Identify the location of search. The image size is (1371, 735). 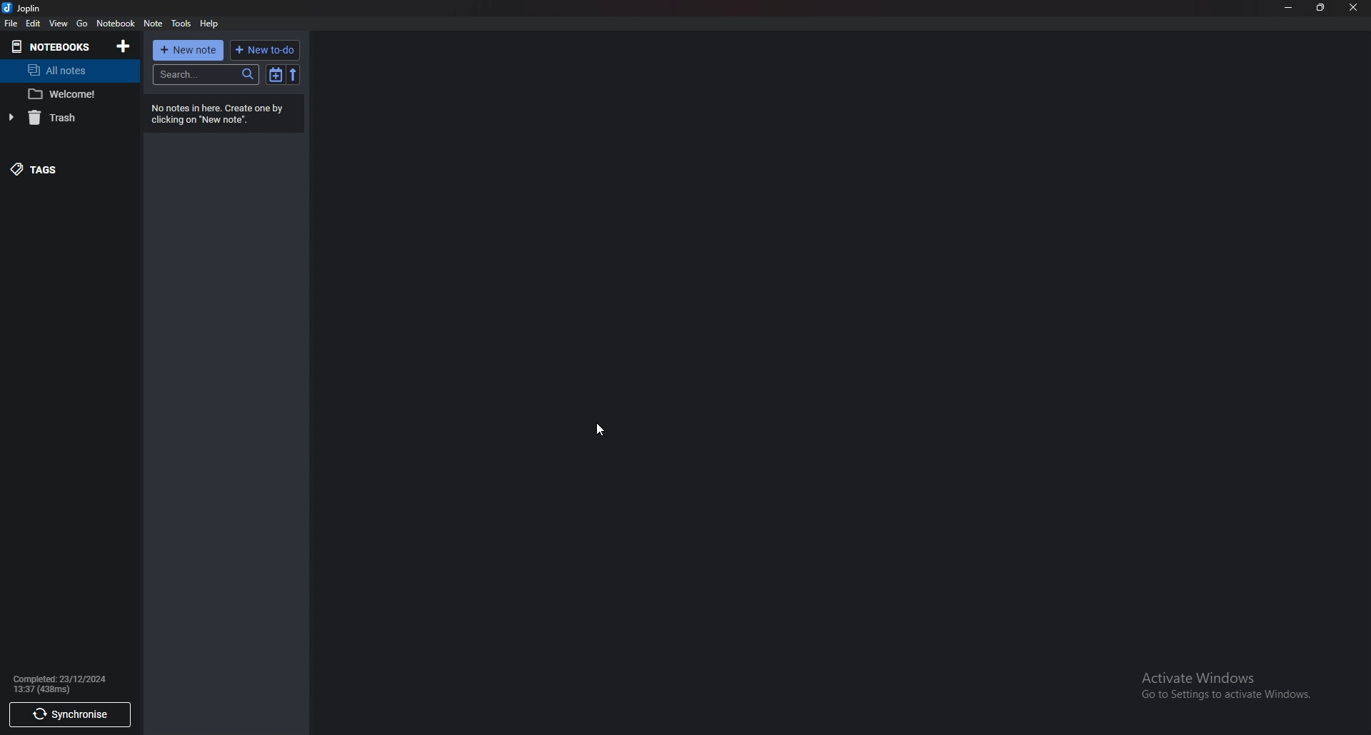
(205, 74).